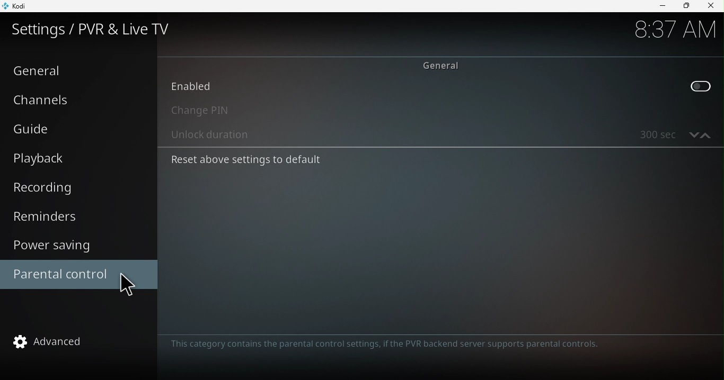  What do you see at coordinates (45, 99) in the screenshot?
I see `Channels` at bounding box center [45, 99].